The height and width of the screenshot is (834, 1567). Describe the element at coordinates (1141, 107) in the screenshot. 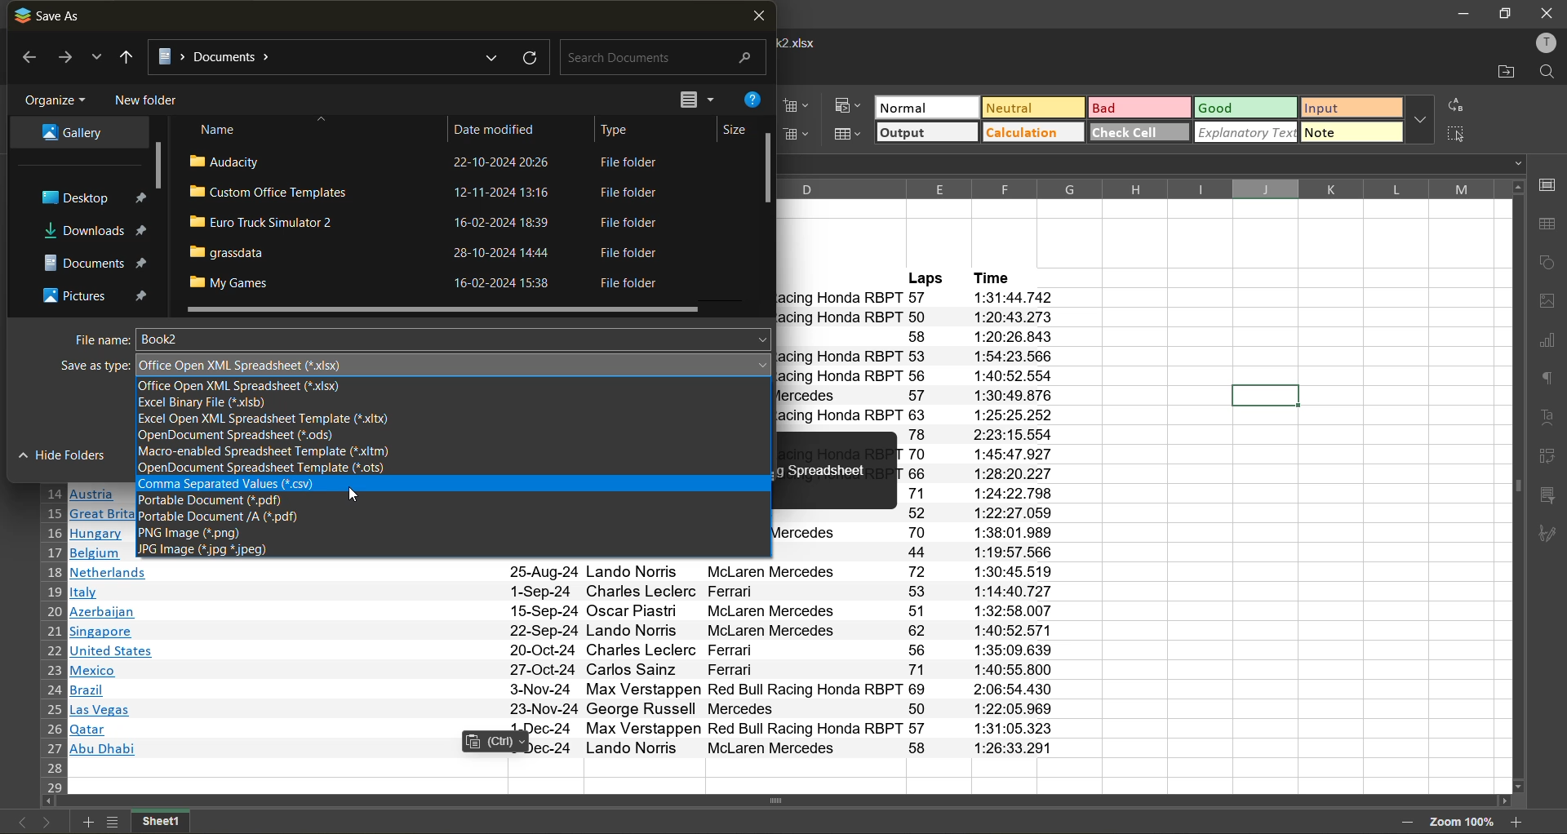

I see `bad` at that location.